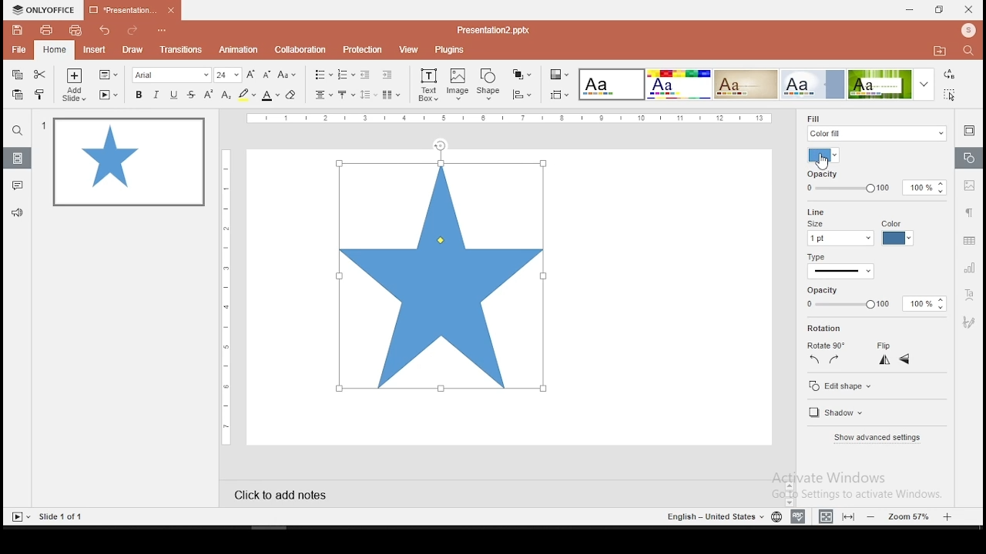 The width and height of the screenshot is (986, 554). What do you see at coordinates (823, 155) in the screenshot?
I see `fill color` at bounding box center [823, 155].